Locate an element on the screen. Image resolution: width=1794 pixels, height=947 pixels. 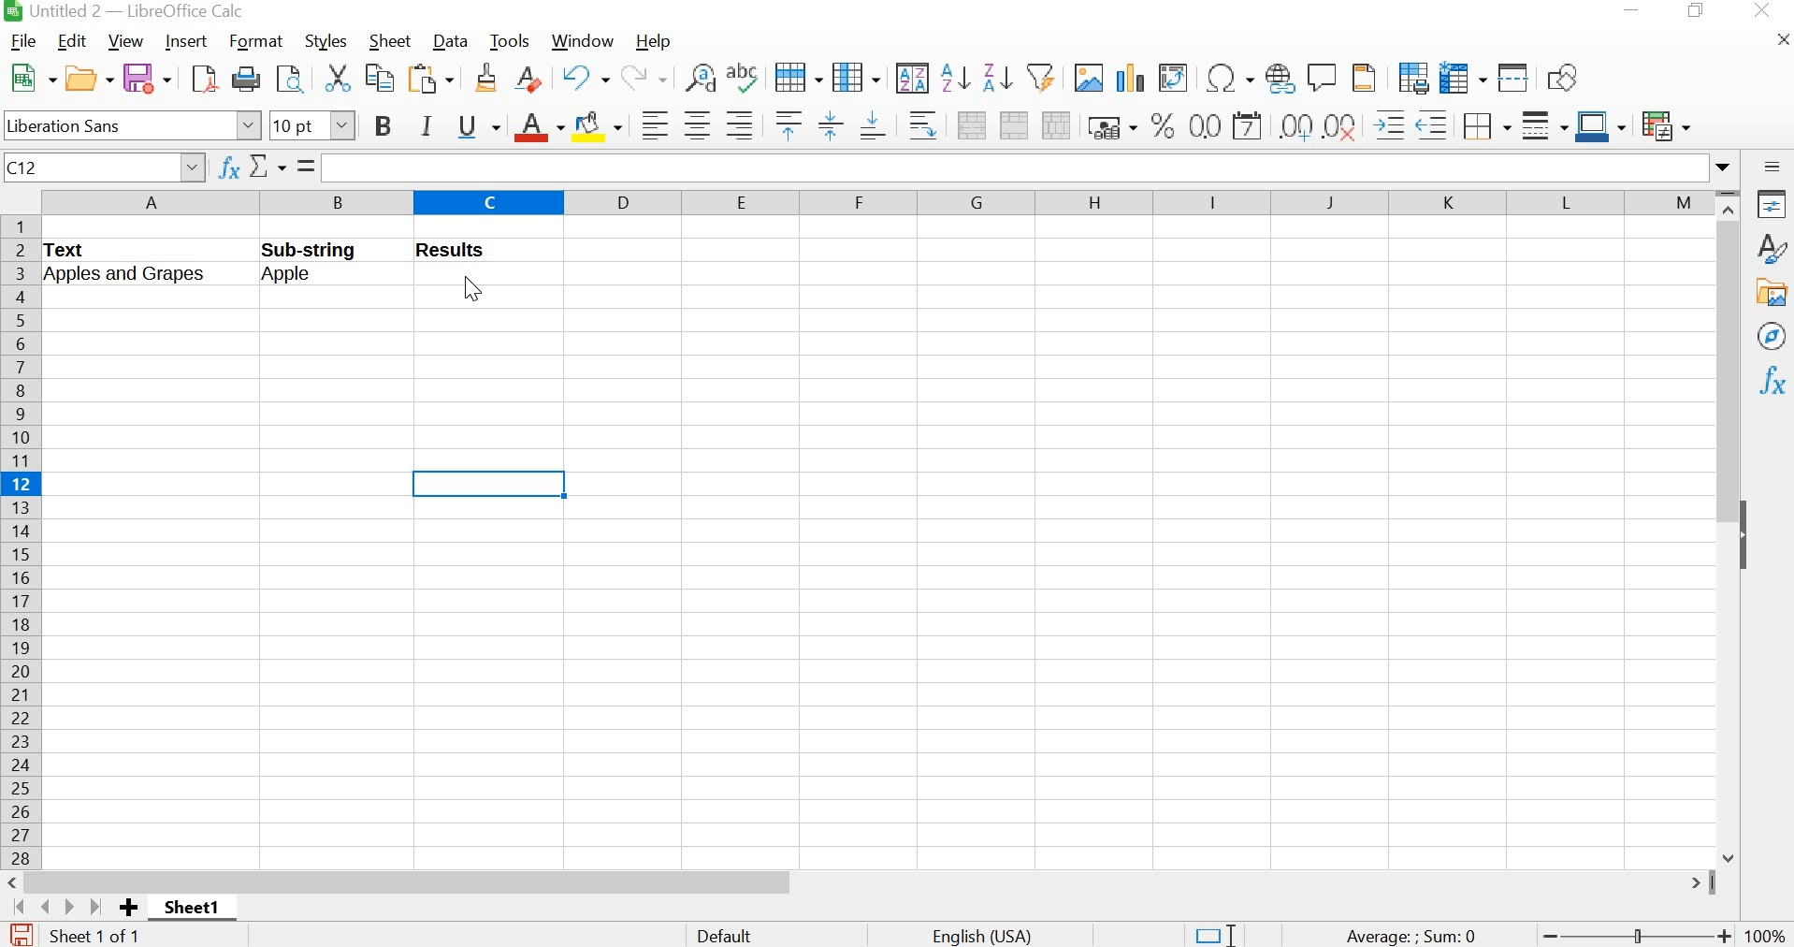
center vertically is located at coordinates (828, 125).